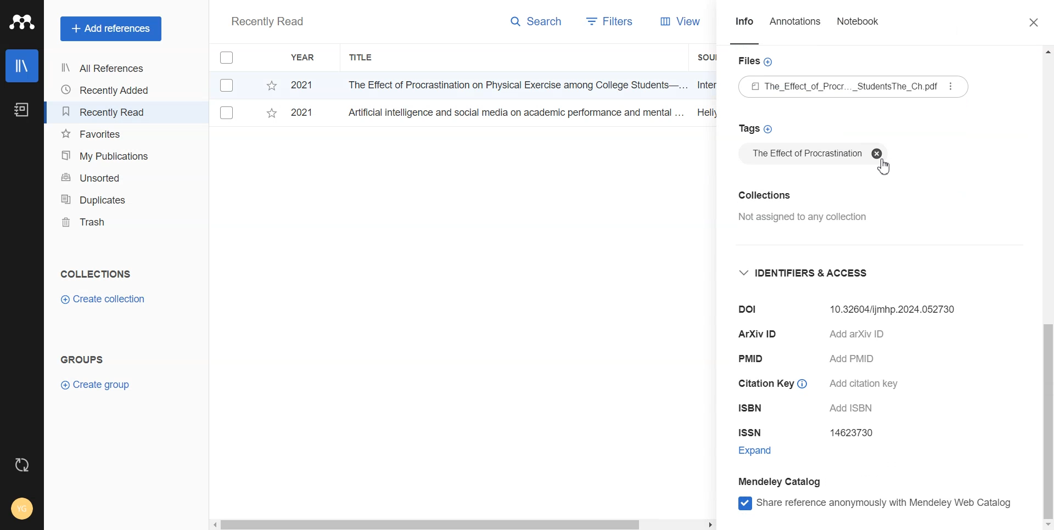  Describe the element at coordinates (857, 30) in the screenshot. I see `Notebook` at that location.